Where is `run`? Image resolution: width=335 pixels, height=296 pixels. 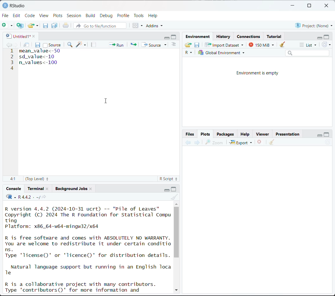 run is located at coordinates (116, 44).